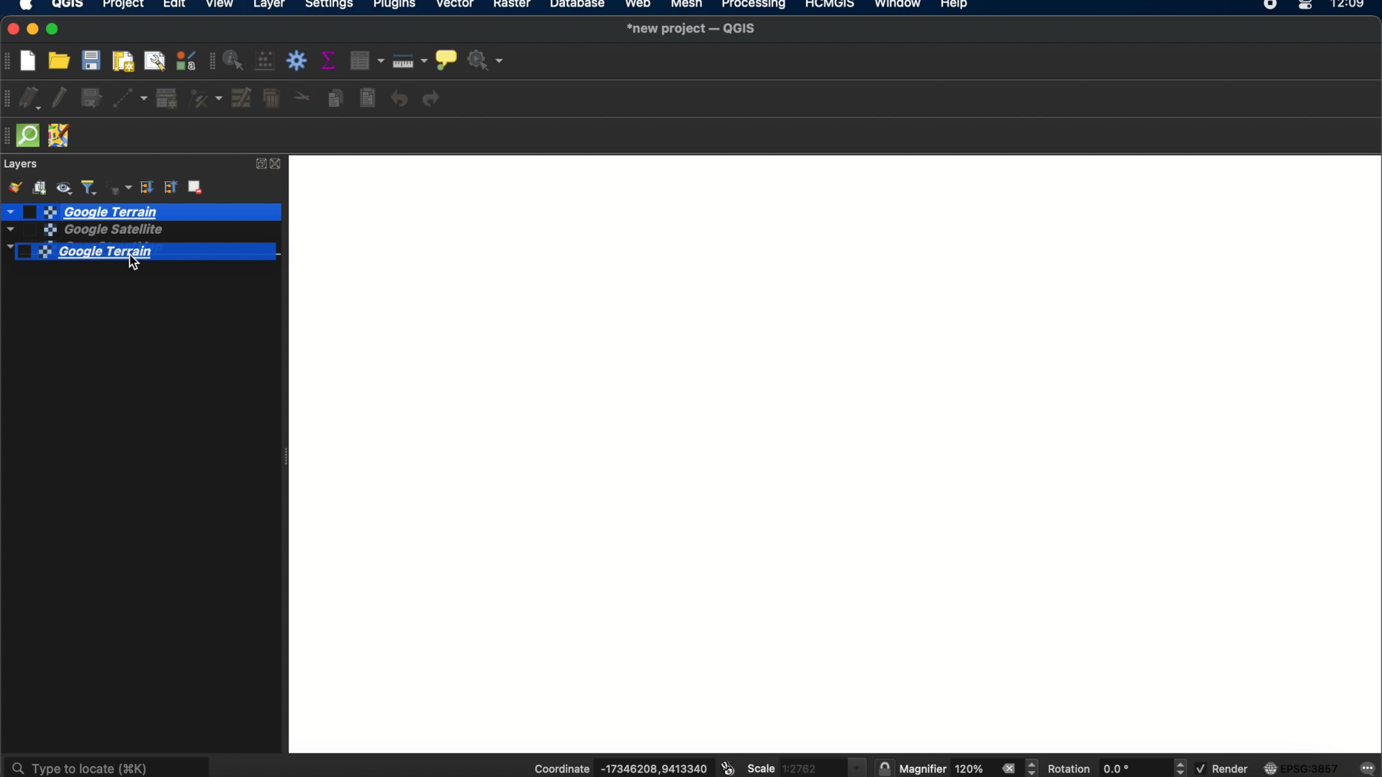 The height and width of the screenshot is (777, 1382). I want to click on apple icon, so click(31, 6).